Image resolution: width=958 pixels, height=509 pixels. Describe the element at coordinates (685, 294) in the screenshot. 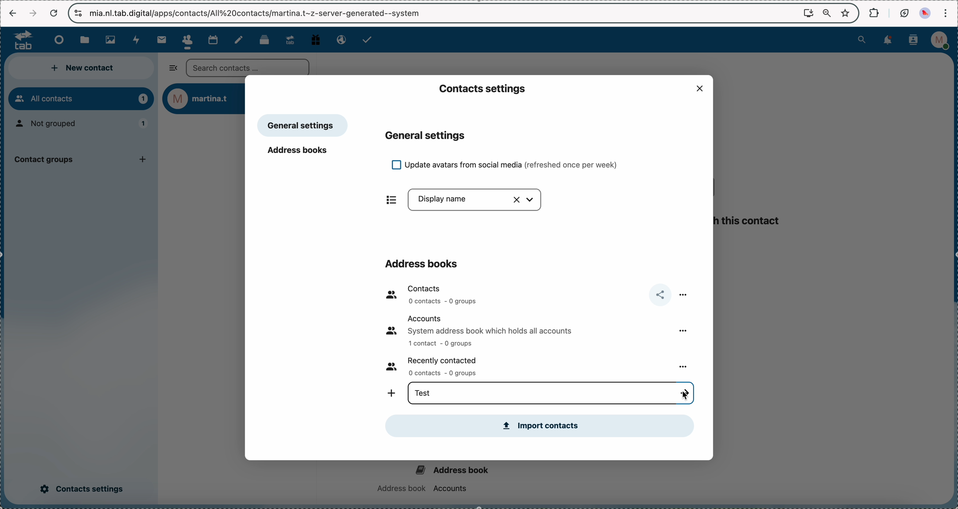

I see `more options` at that location.